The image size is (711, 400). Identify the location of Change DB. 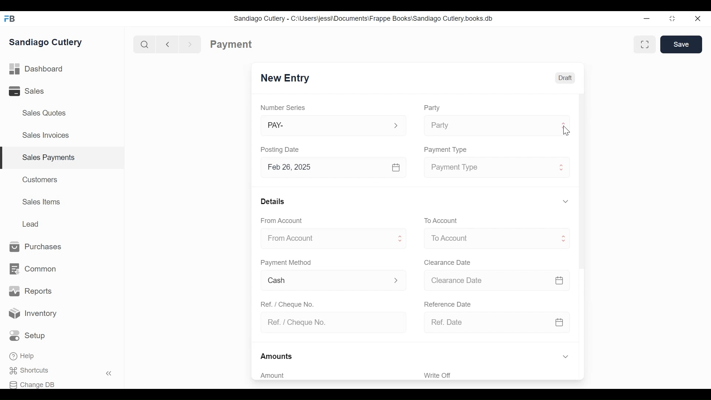
(34, 384).